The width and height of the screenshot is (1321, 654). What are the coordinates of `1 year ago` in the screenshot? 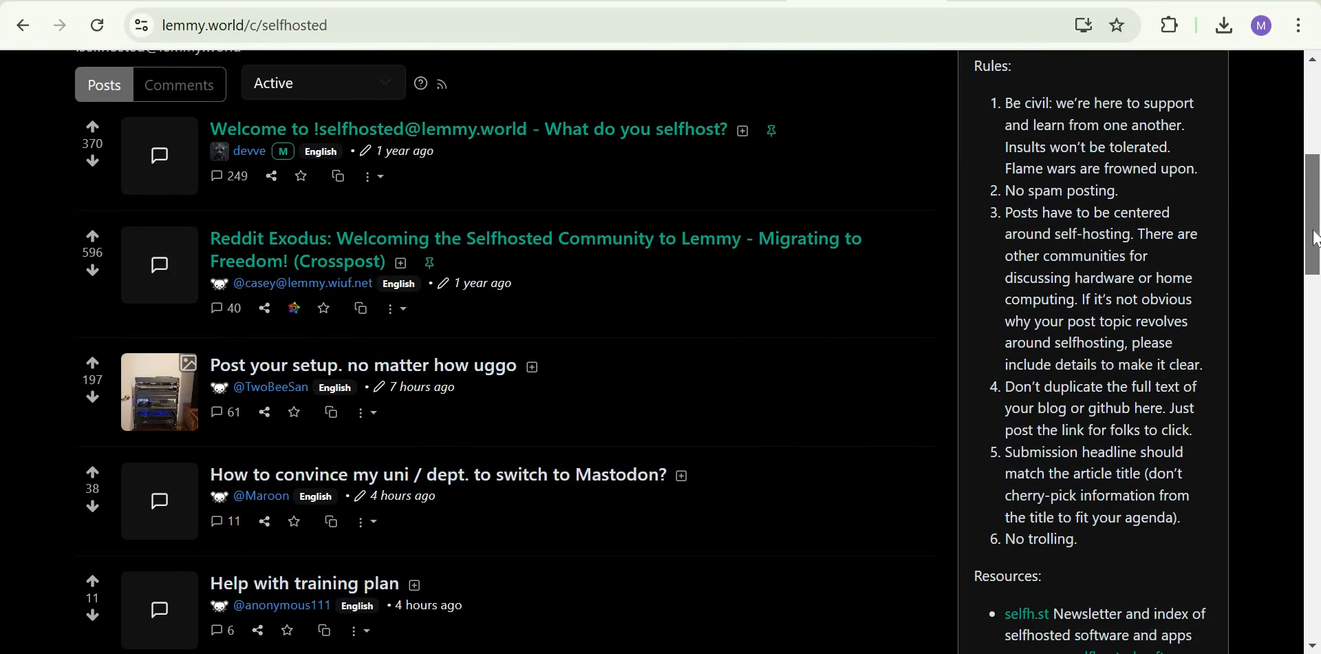 It's located at (475, 284).